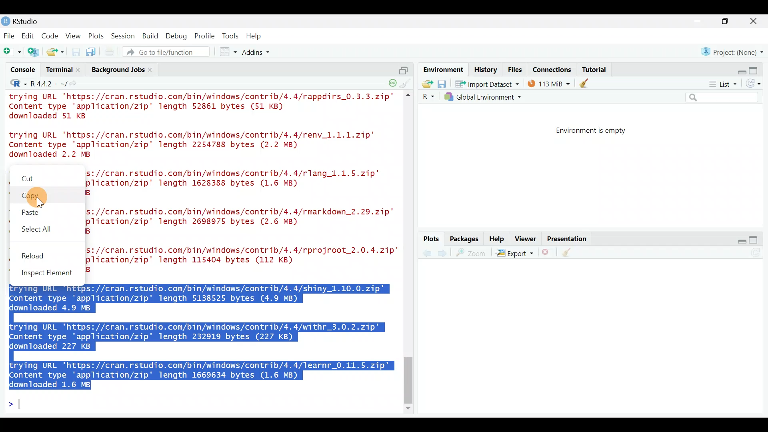 The width and height of the screenshot is (768, 432). What do you see at coordinates (14, 406) in the screenshot?
I see `Line cursor` at bounding box center [14, 406].